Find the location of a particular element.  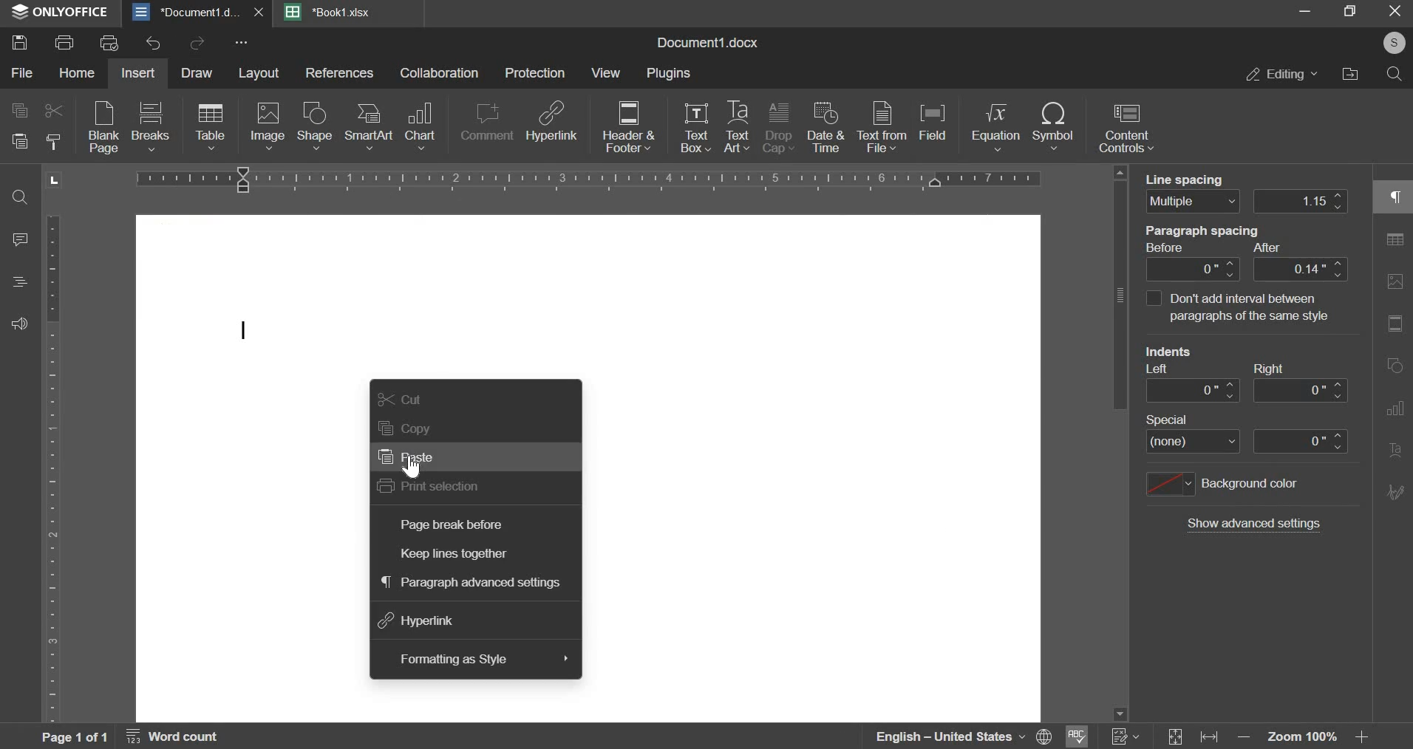

tool tip is located at coordinates (1236, 307).